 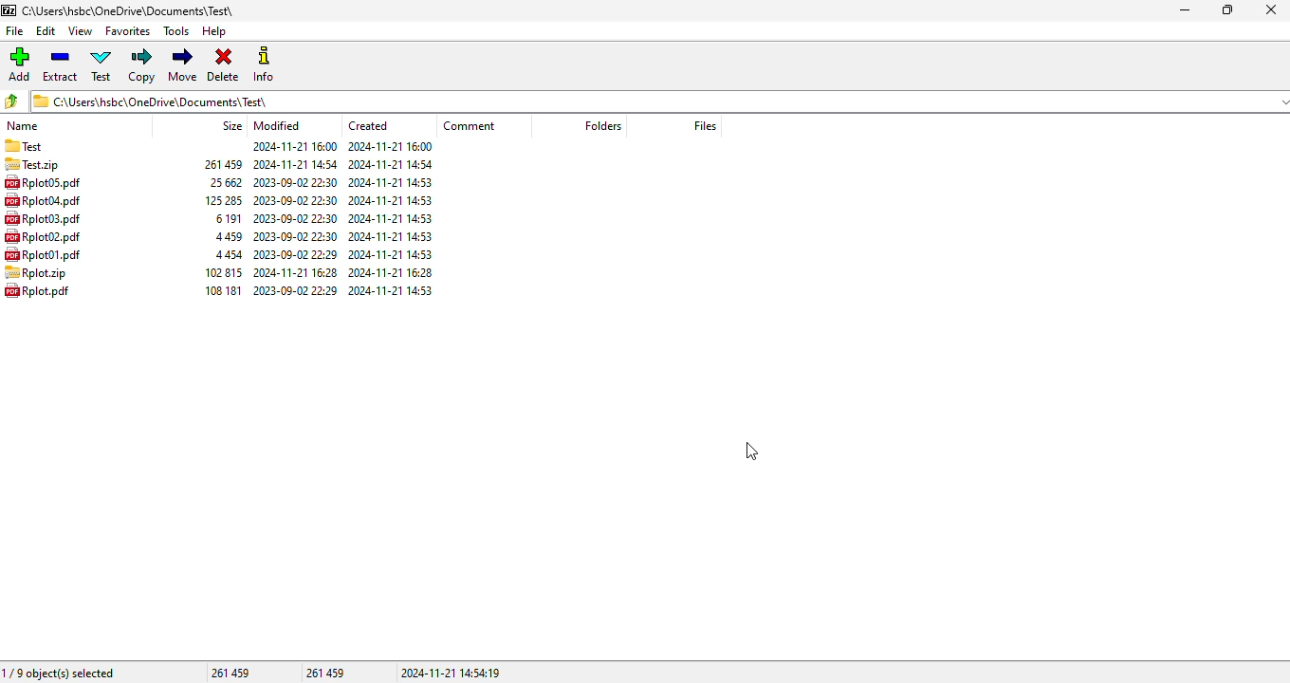 I want to click on modified date & time, so click(x=295, y=182).